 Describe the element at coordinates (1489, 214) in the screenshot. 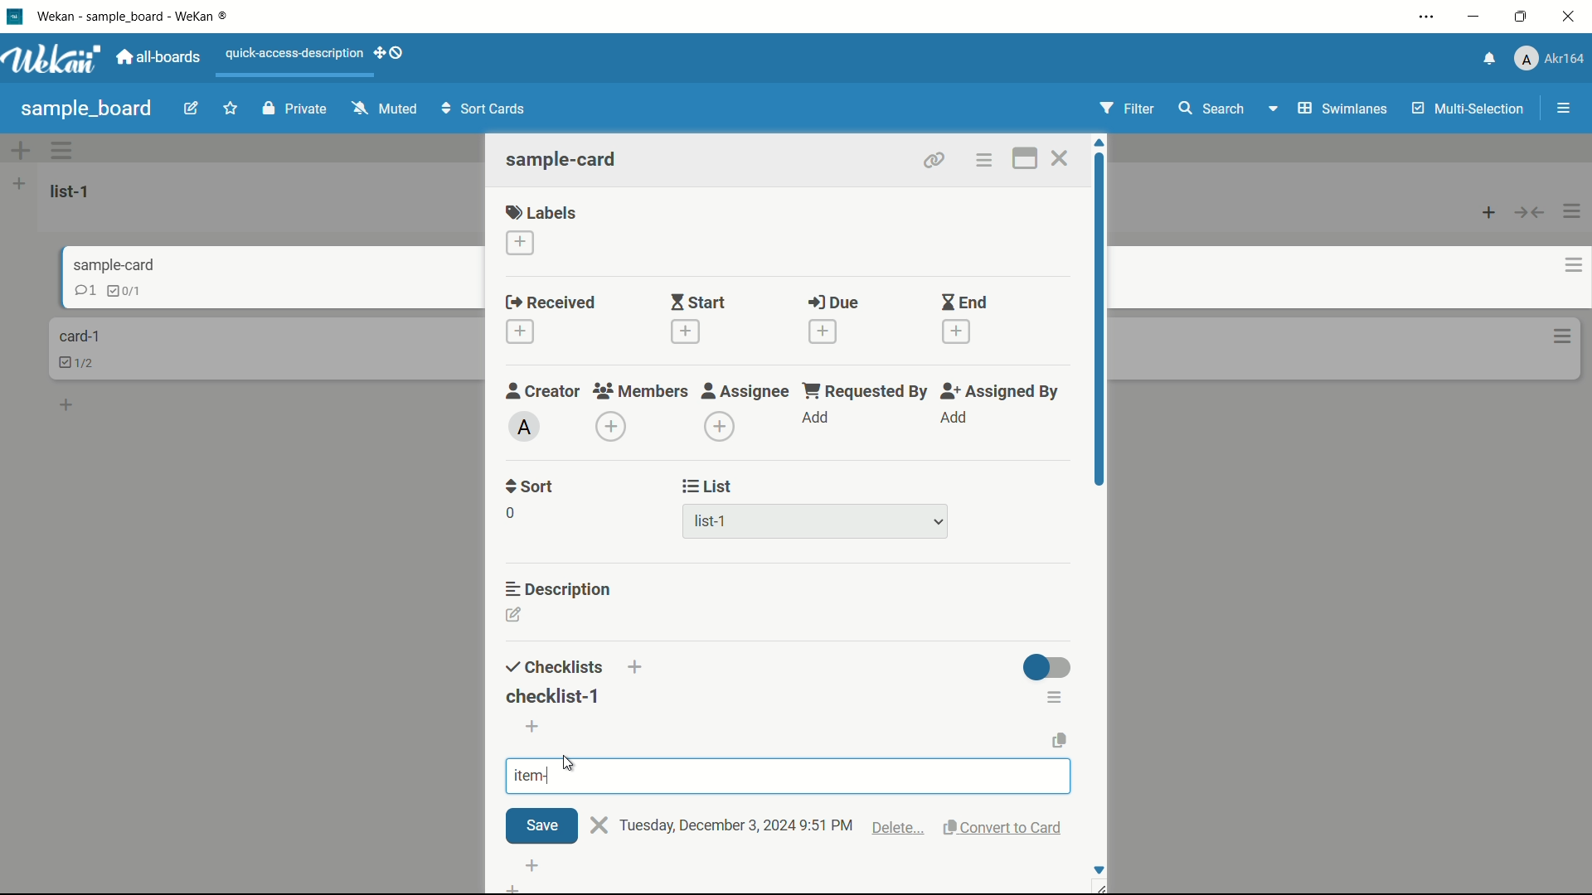

I see `add card to top of list` at that location.